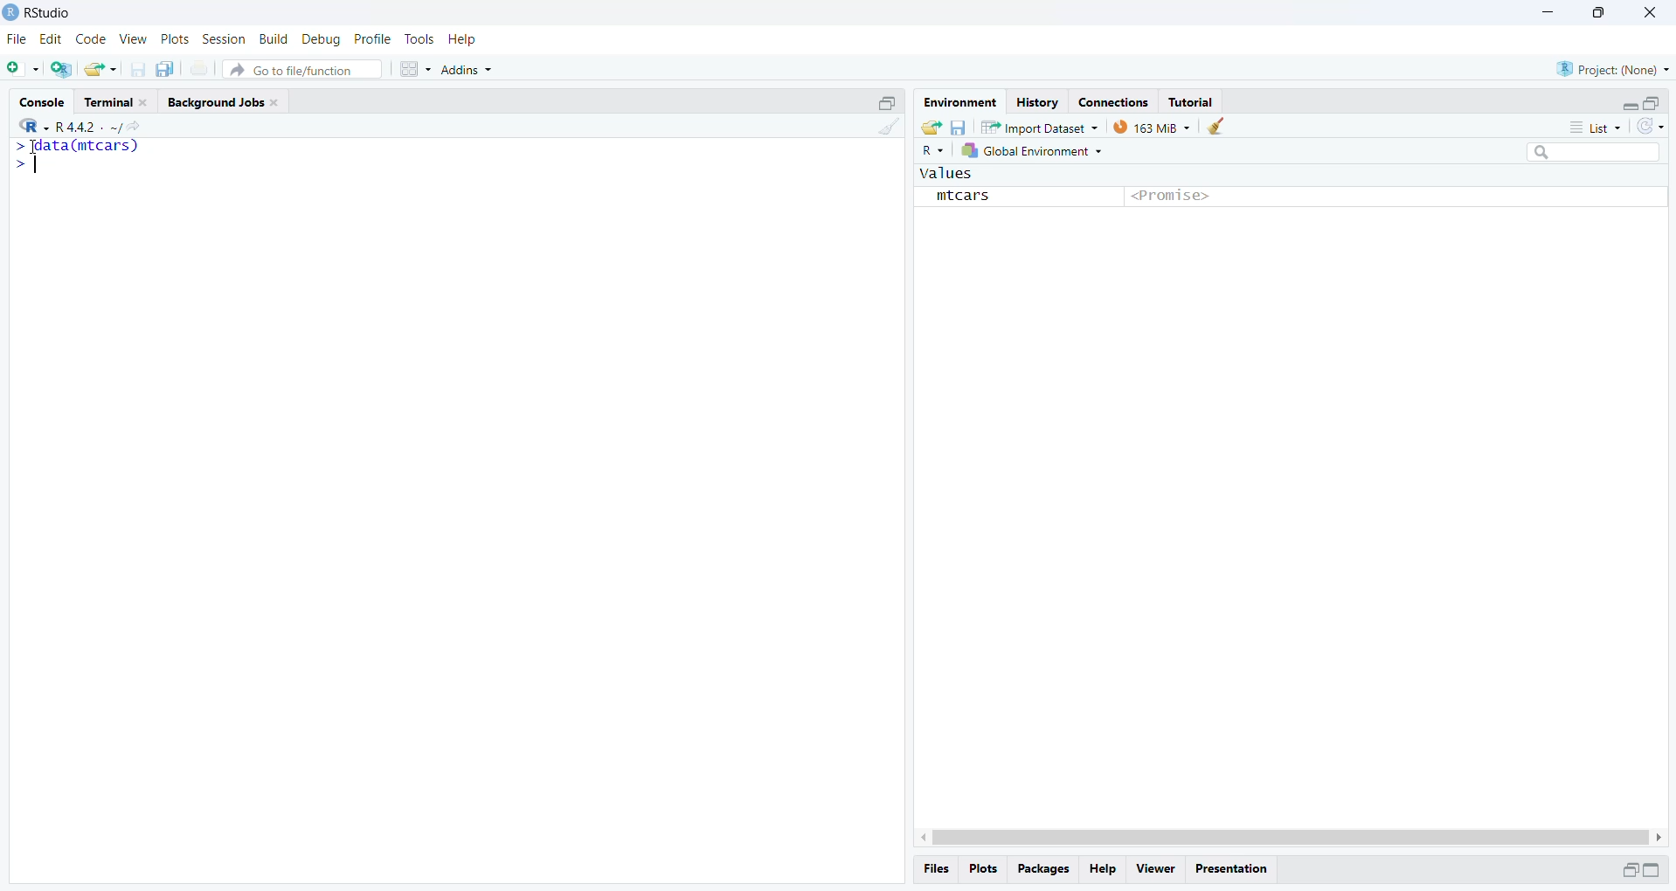 This screenshot has height=891, width=1676. What do you see at coordinates (52, 13) in the screenshot?
I see `RStudio` at bounding box center [52, 13].